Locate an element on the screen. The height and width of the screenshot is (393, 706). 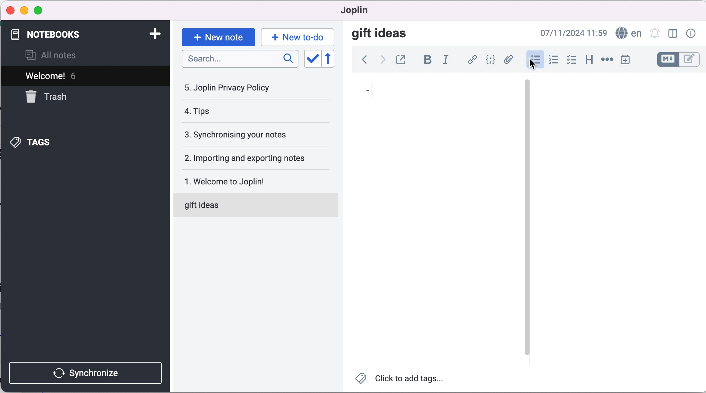
gift ideas note is located at coordinates (248, 205).